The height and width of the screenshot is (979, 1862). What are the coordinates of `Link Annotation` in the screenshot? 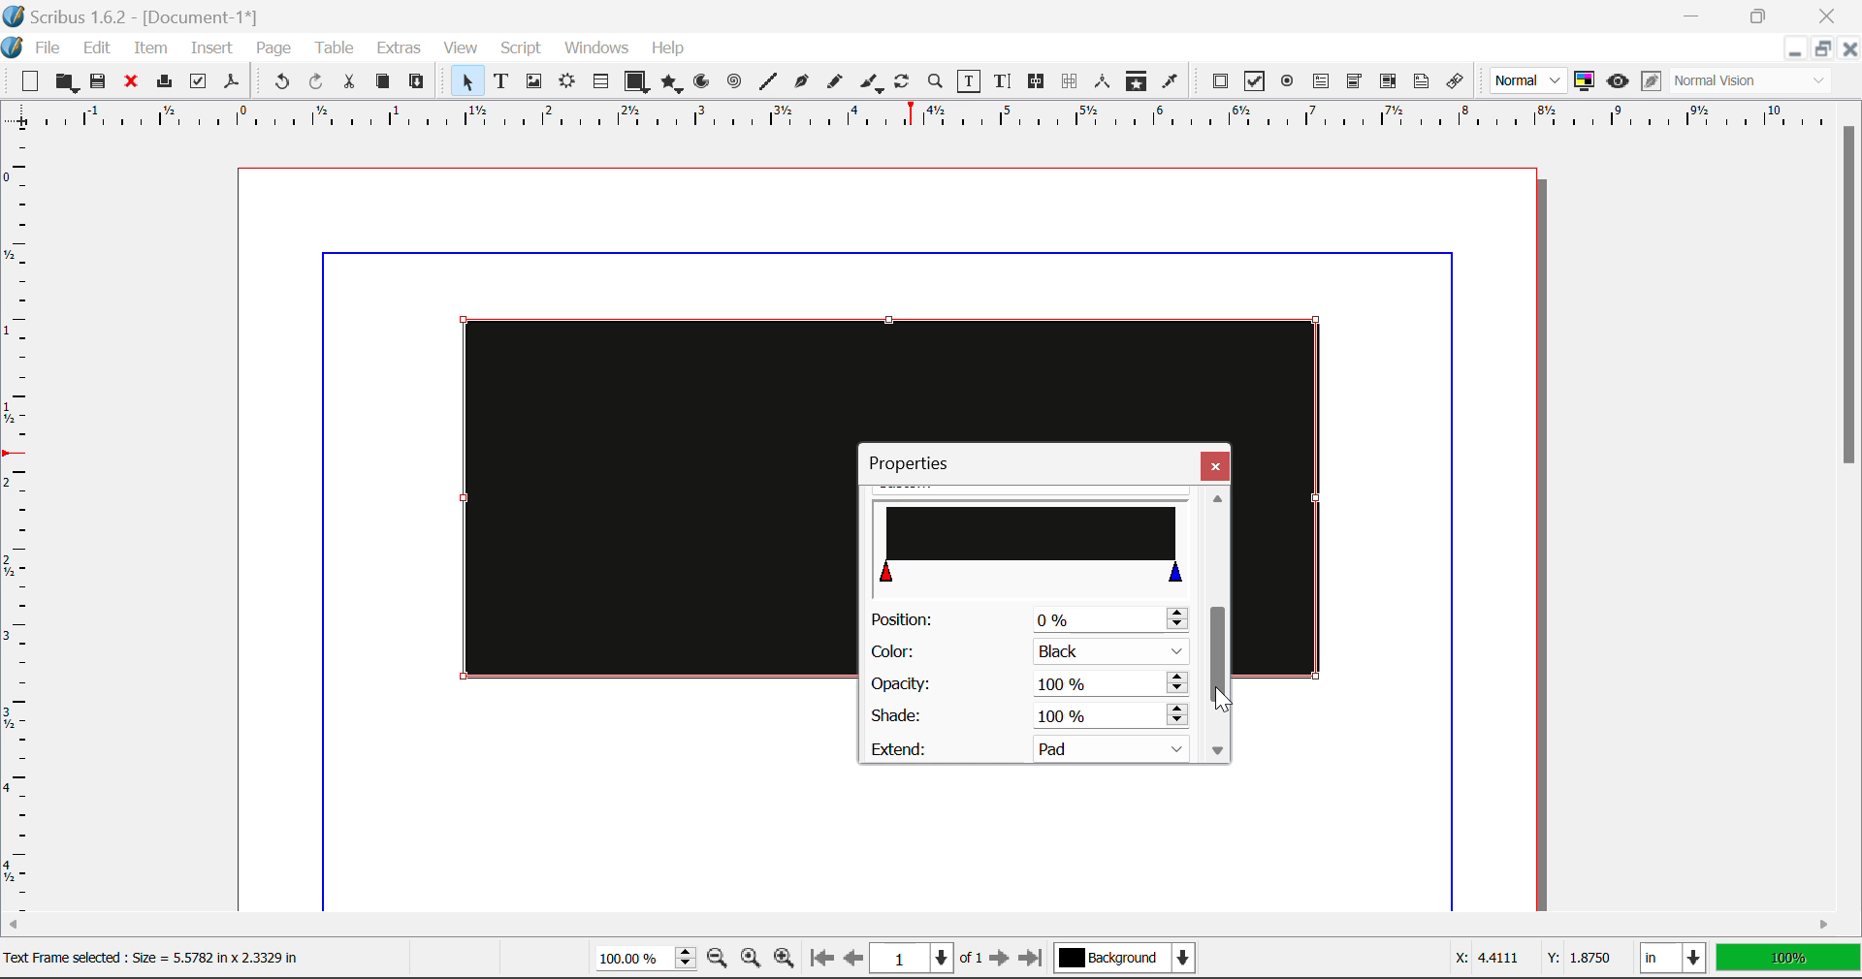 It's located at (1460, 82).